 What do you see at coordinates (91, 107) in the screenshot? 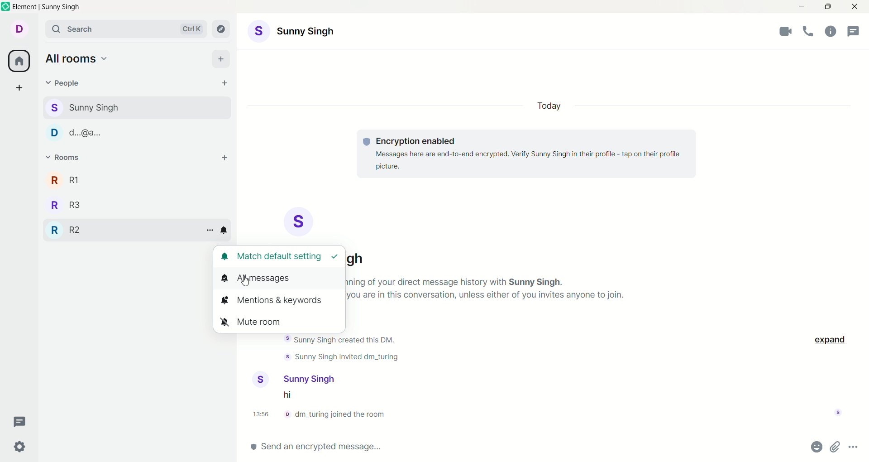
I see `s` at bounding box center [91, 107].